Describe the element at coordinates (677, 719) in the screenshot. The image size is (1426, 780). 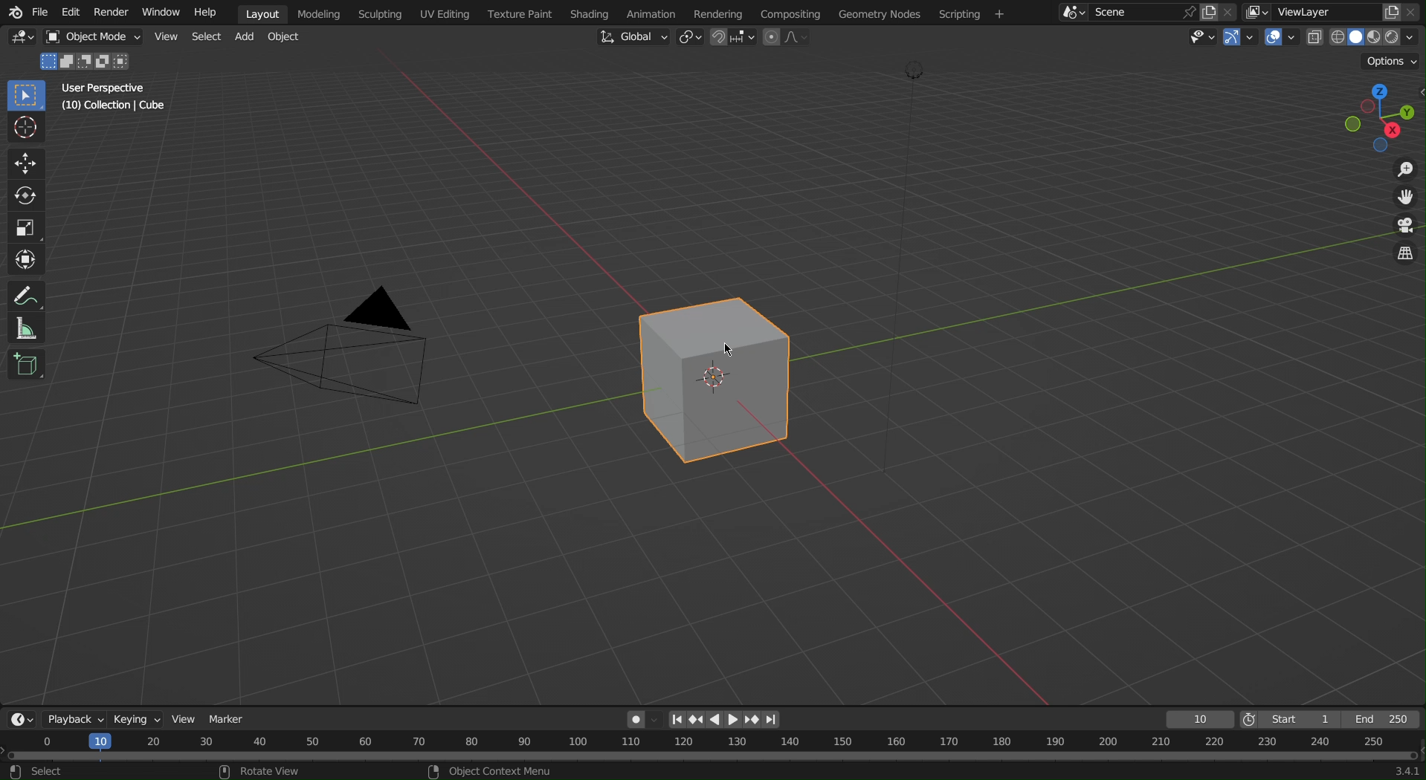
I see `First page` at that location.